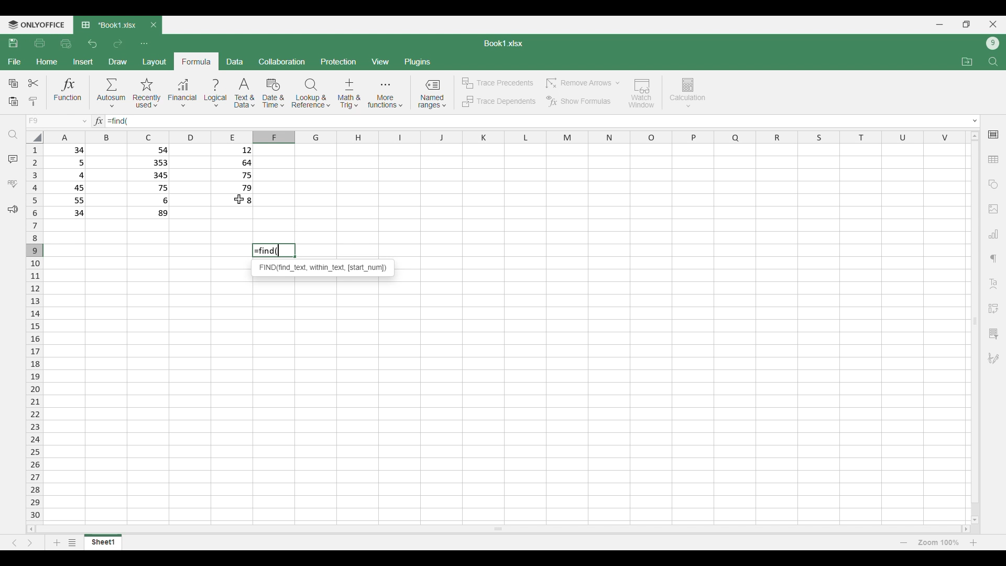 This screenshot has height=566, width=1006. Describe the element at coordinates (13, 135) in the screenshot. I see `Find` at that location.